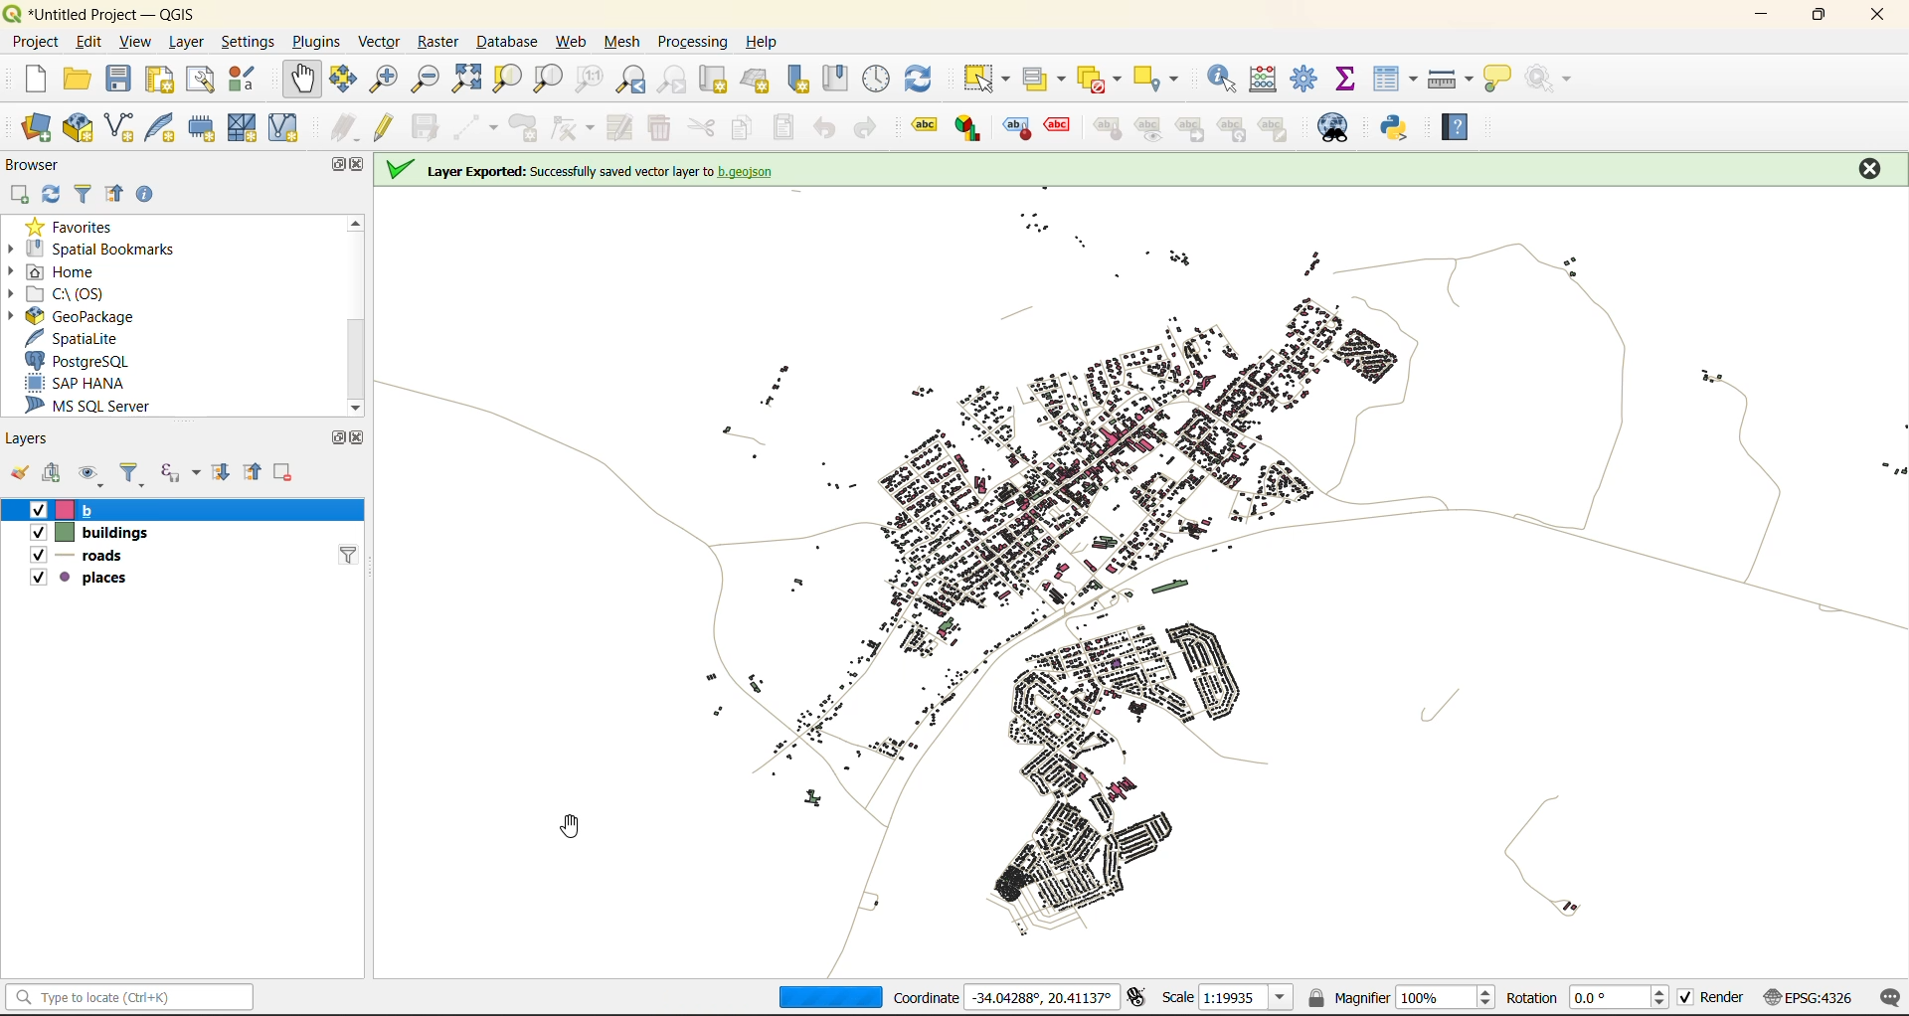 This screenshot has height=1016, width=1909. I want to click on add, so click(23, 192).